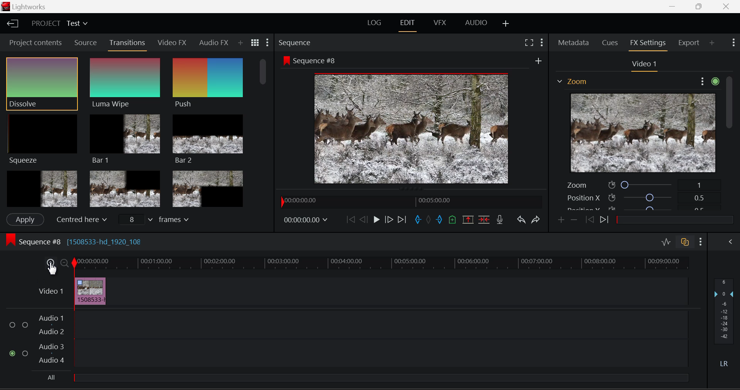 The height and width of the screenshot is (390, 740). Describe the element at coordinates (155, 219) in the screenshot. I see `Frames input` at that location.